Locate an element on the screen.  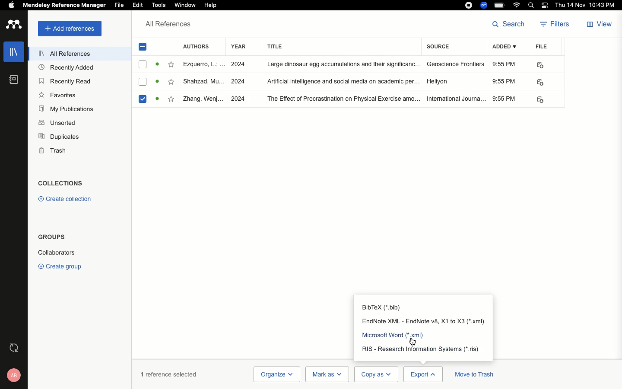
Account and help is located at coordinates (15, 375).